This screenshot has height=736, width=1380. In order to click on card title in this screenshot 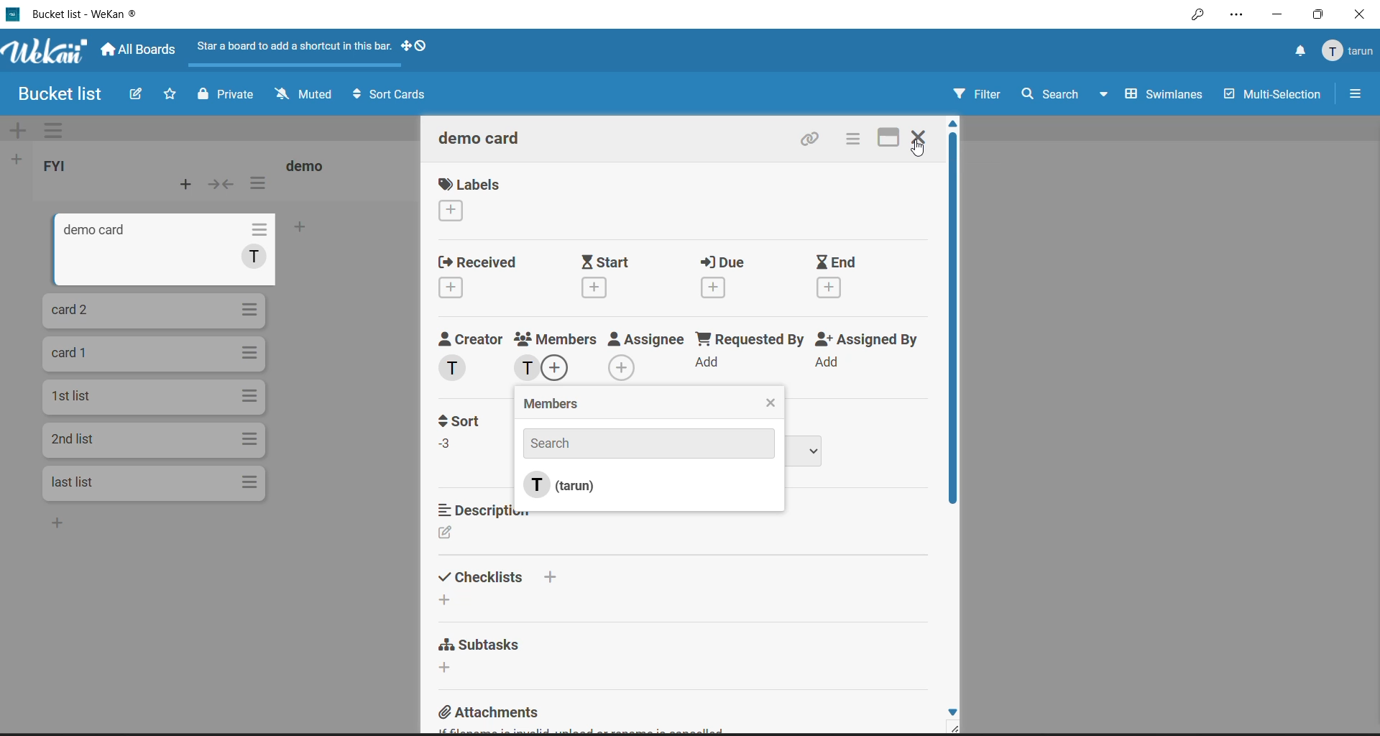, I will do `click(482, 139)`.